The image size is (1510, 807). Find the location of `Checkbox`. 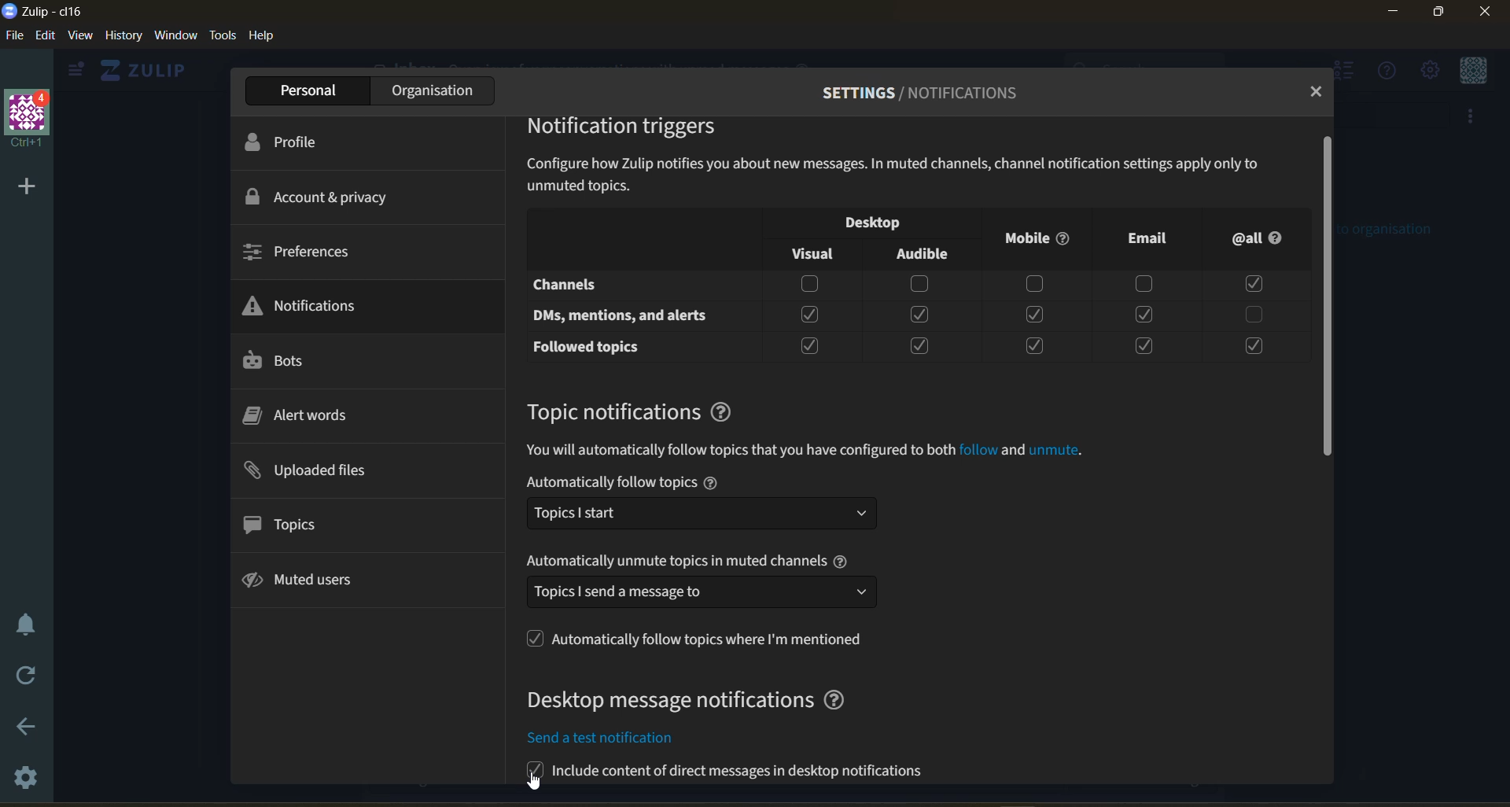

Checkbox is located at coordinates (1035, 313).